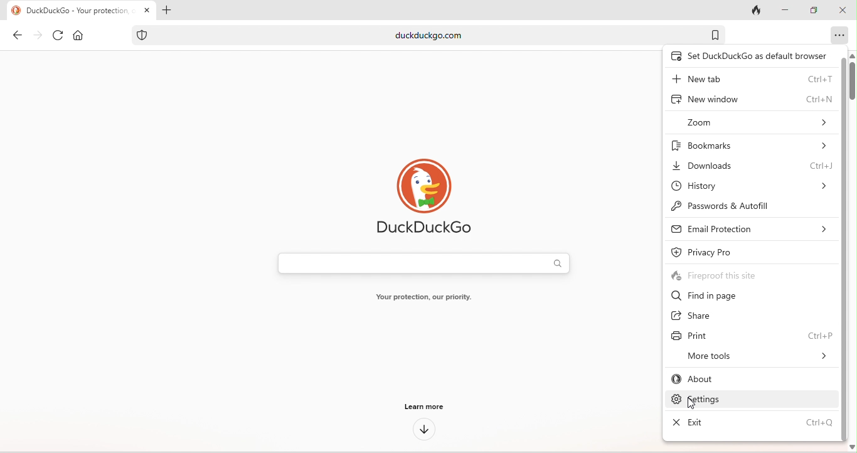 The image size is (857, 453). What do you see at coordinates (851, 56) in the screenshot?
I see `scroll up` at bounding box center [851, 56].